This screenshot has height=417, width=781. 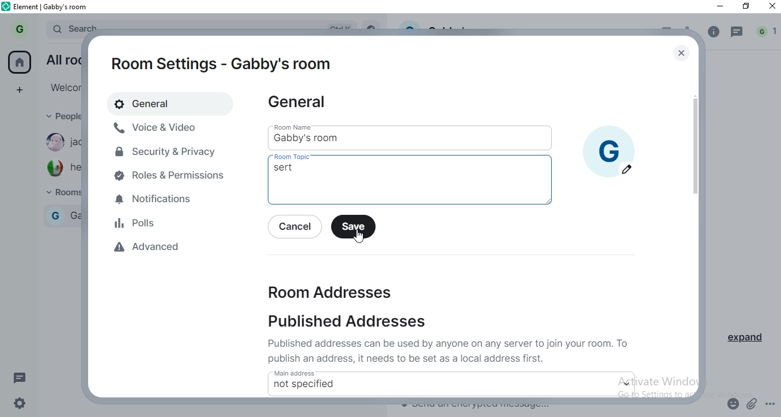 What do you see at coordinates (738, 33) in the screenshot?
I see `message` at bounding box center [738, 33].